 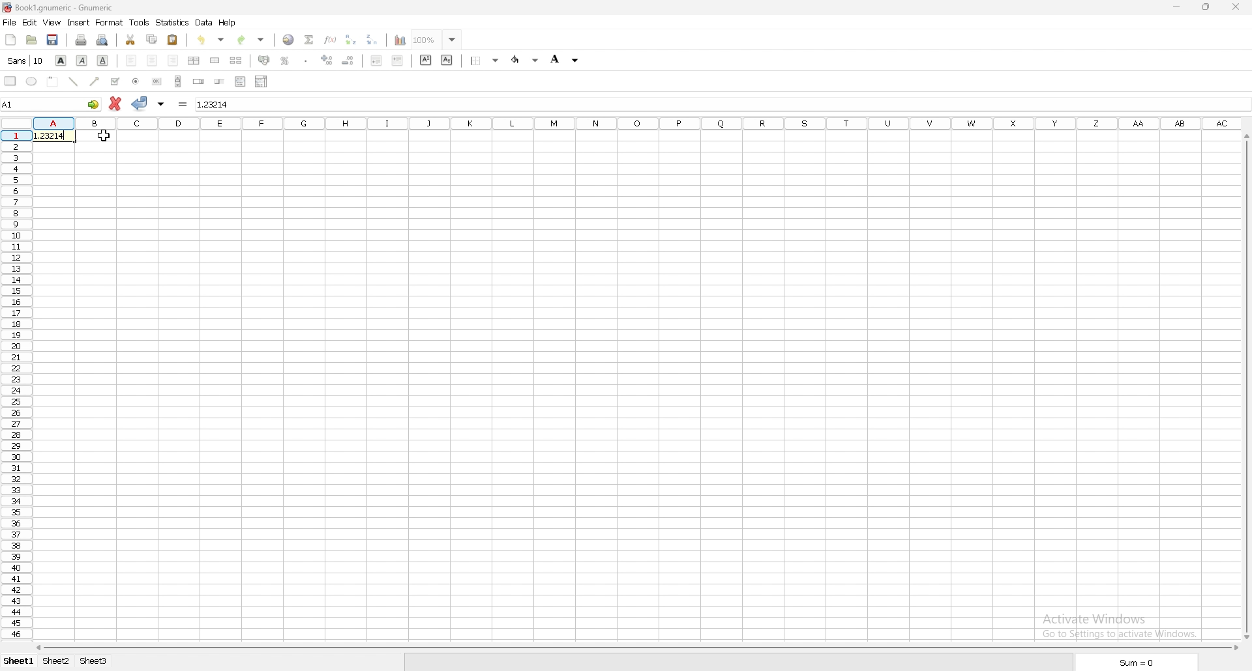 What do you see at coordinates (161, 104) in the screenshot?
I see `accept changes in all cells` at bounding box center [161, 104].